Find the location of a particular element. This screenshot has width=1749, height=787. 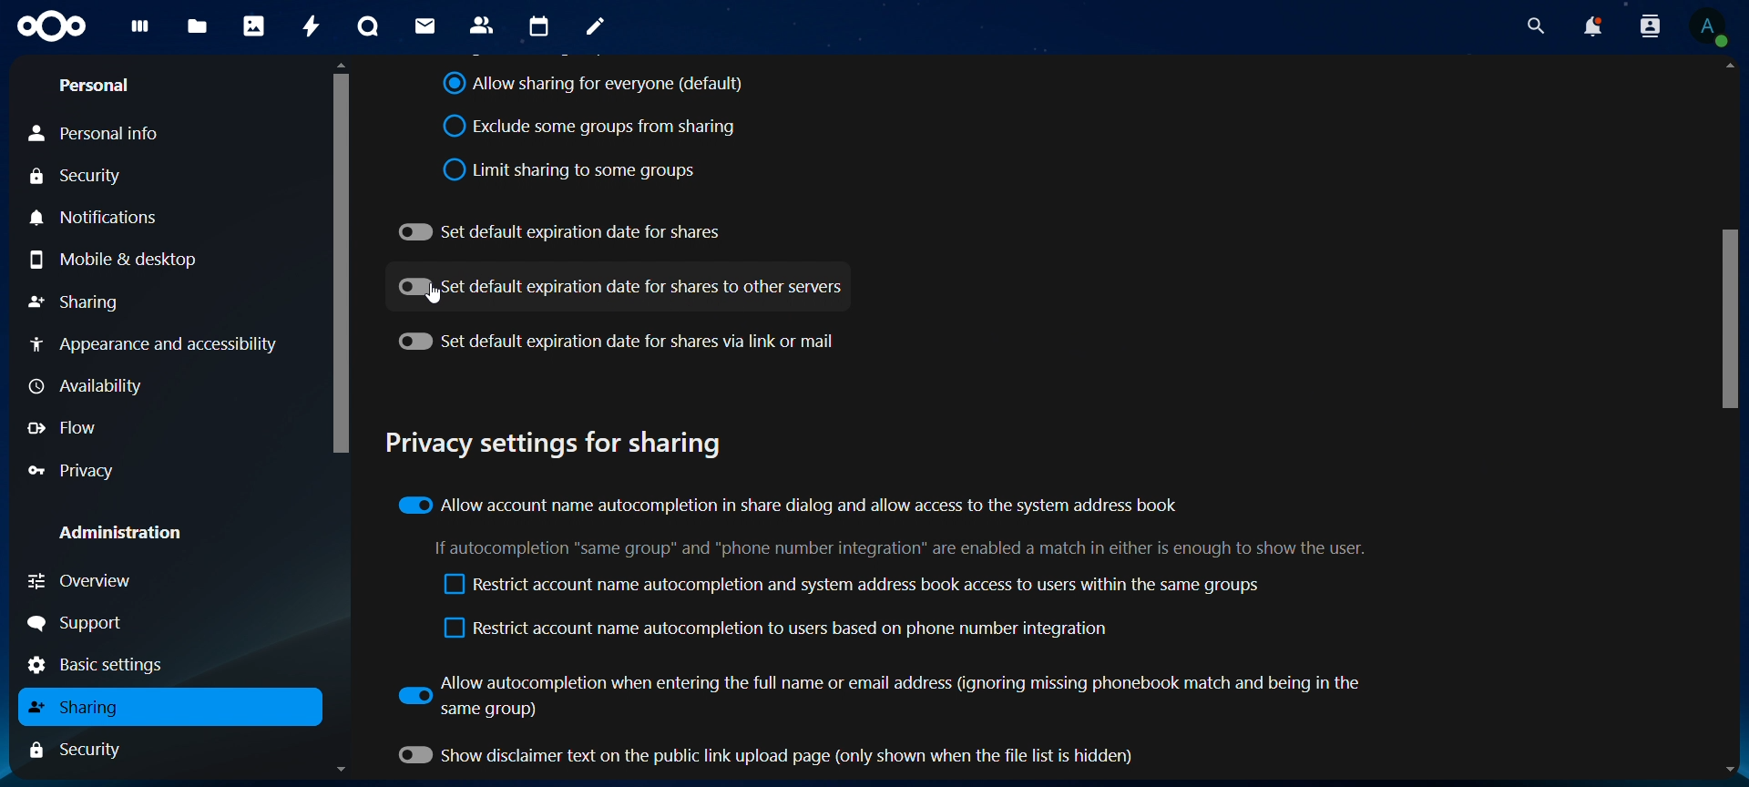

text is located at coordinates (915, 549).